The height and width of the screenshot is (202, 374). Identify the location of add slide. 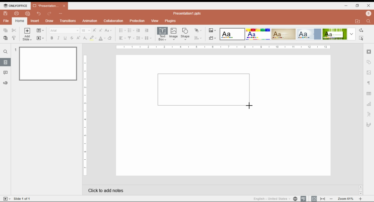
(27, 34).